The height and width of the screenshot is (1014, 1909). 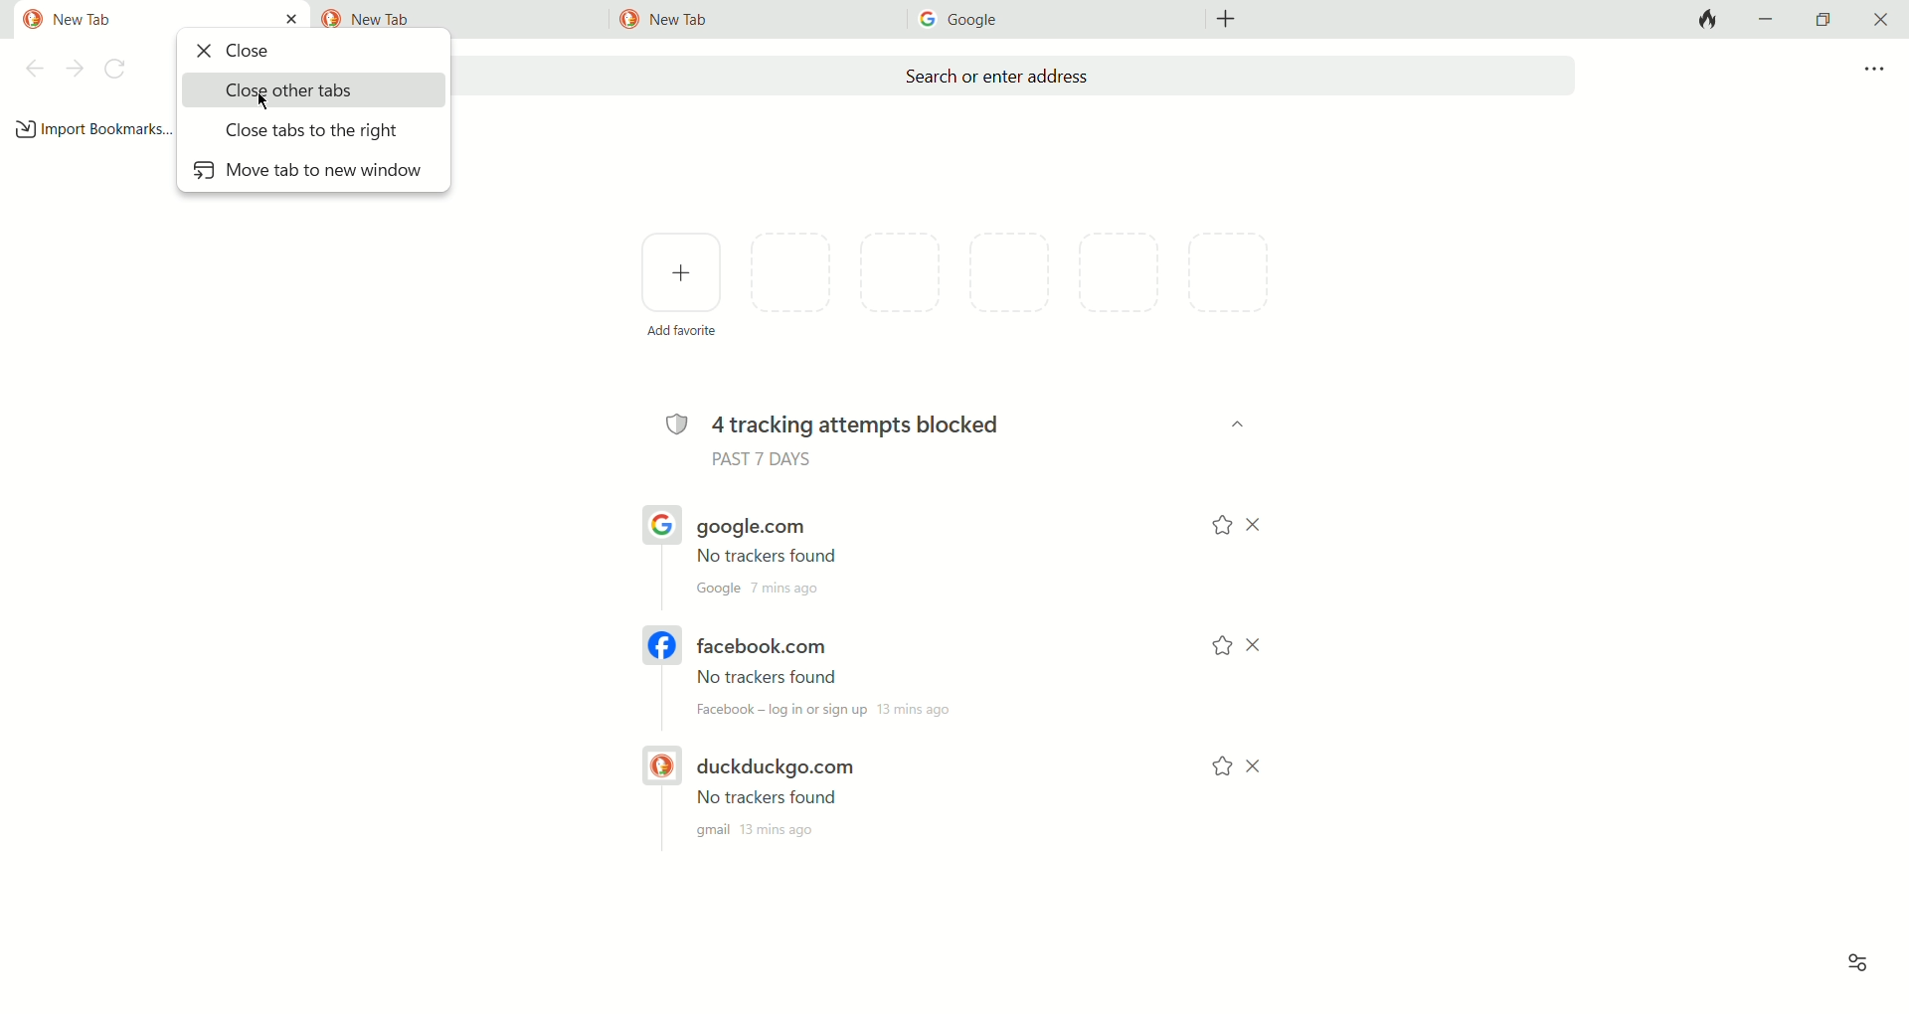 I want to click on view options, so click(x=1856, y=964).